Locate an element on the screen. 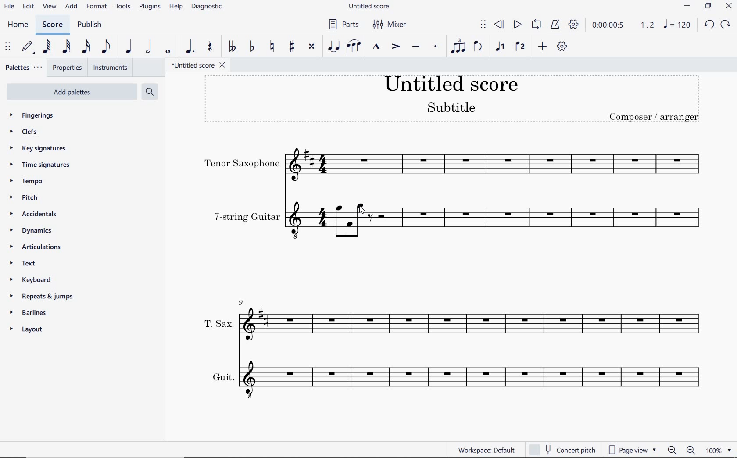  SEARCH PALETTES is located at coordinates (151, 92).